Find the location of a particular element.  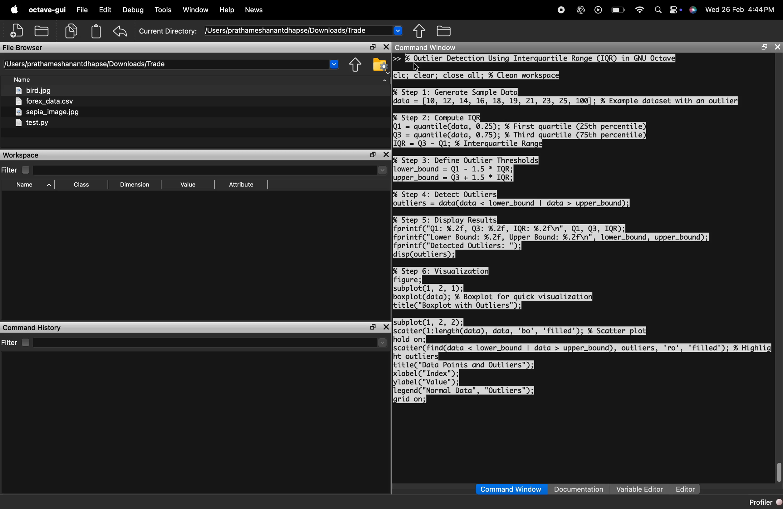

clipboard is located at coordinates (96, 31).